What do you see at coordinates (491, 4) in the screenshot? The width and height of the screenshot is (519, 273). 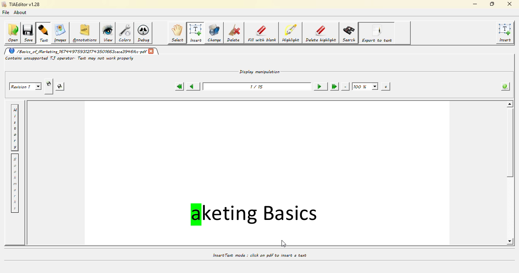 I see `maximize` at bounding box center [491, 4].